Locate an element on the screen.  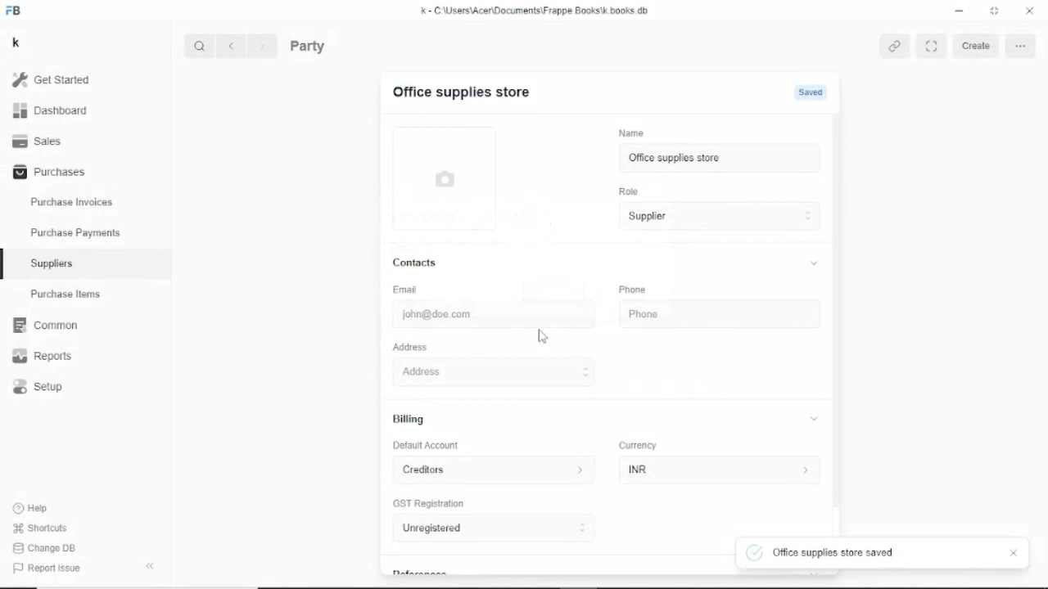
k is located at coordinates (16, 43).